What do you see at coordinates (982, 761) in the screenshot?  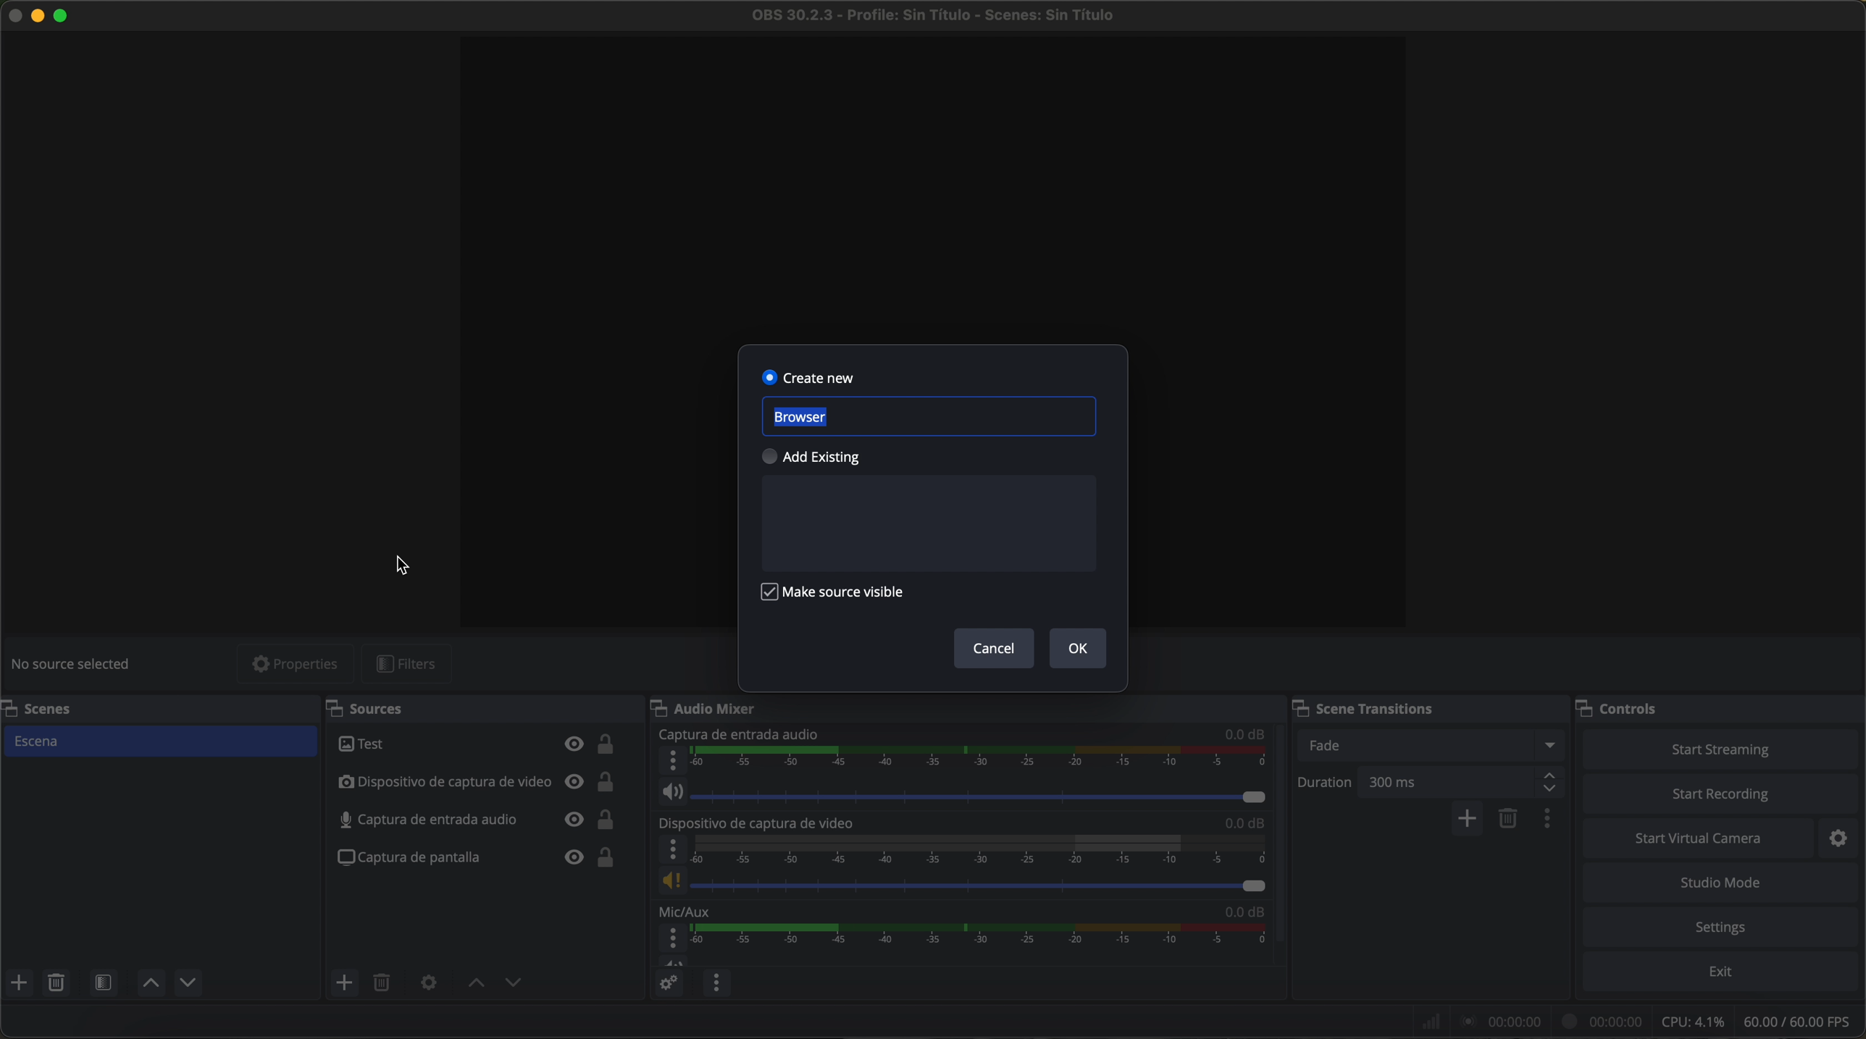 I see `timeline` at bounding box center [982, 761].